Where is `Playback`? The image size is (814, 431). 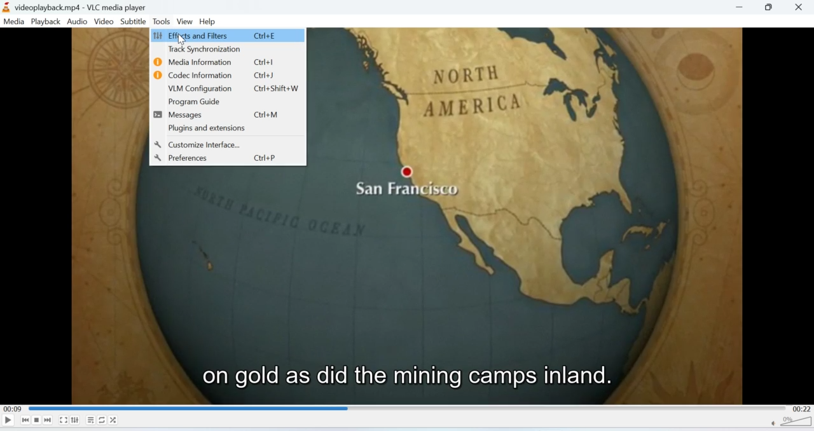
Playback is located at coordinates (45, 22).